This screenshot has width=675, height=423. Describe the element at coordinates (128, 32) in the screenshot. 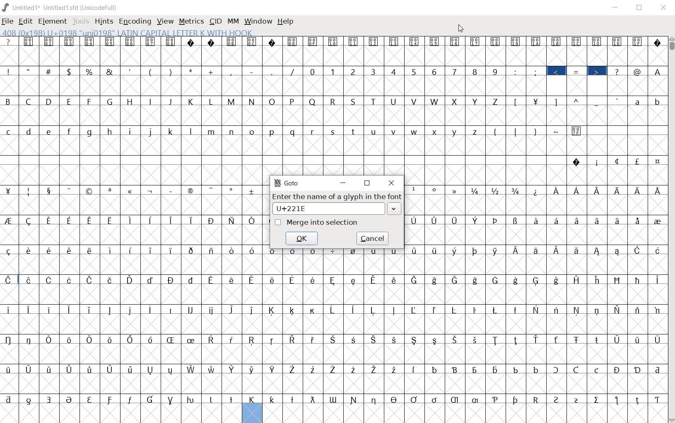

I see `408 (0x198) U+0198 "UNI0198" latin capital letter k with hook` at that location.